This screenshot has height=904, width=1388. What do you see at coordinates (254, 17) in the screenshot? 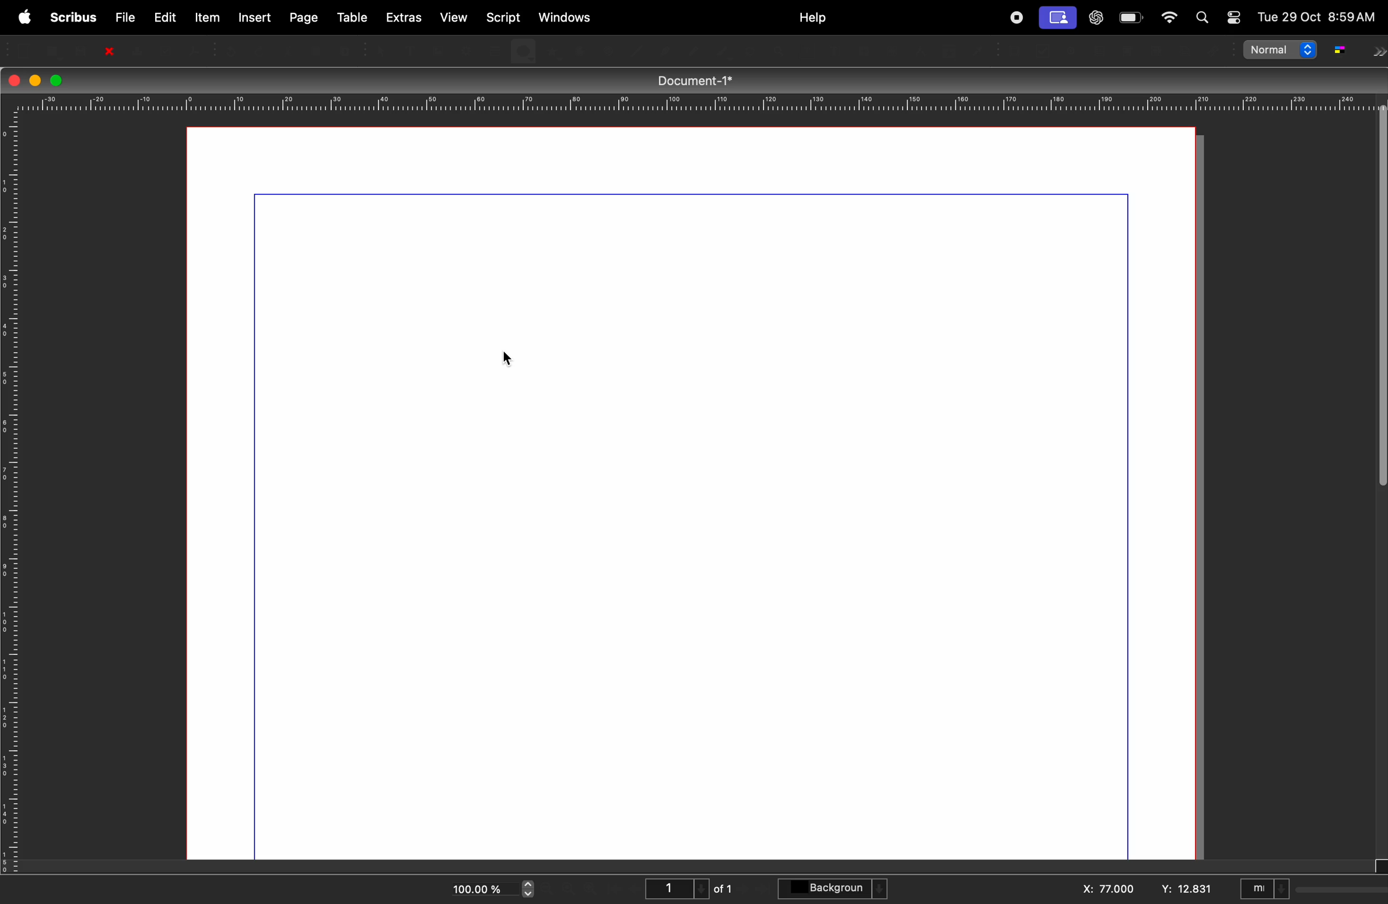
I see `insert` at bounding box center [254, 17].